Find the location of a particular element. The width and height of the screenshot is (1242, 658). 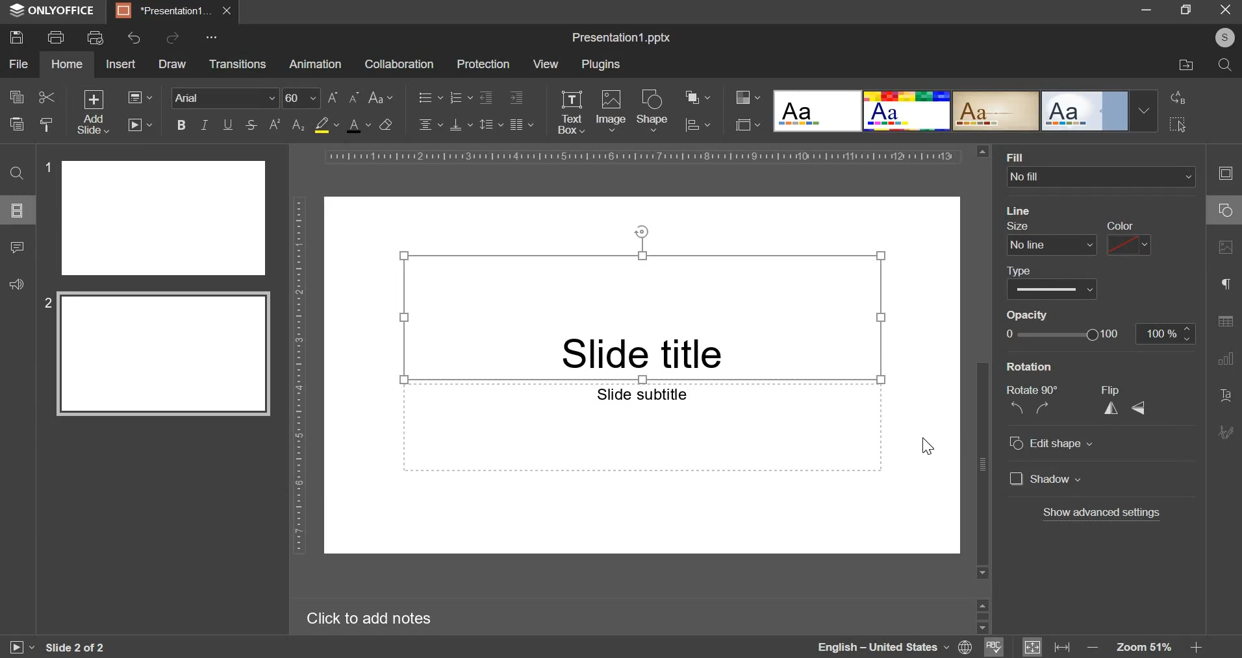

collaboration is located at coordinates (398, 64).